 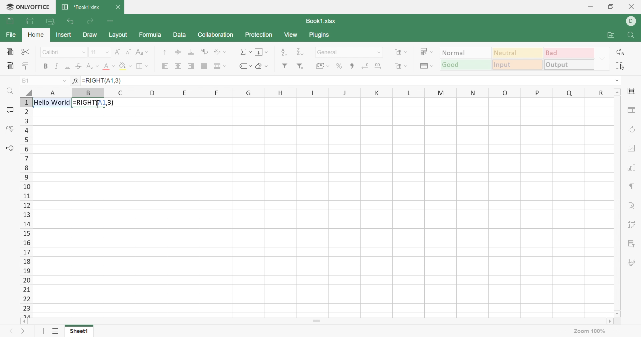 I want to click on Column names, so click(x=320, y=92).